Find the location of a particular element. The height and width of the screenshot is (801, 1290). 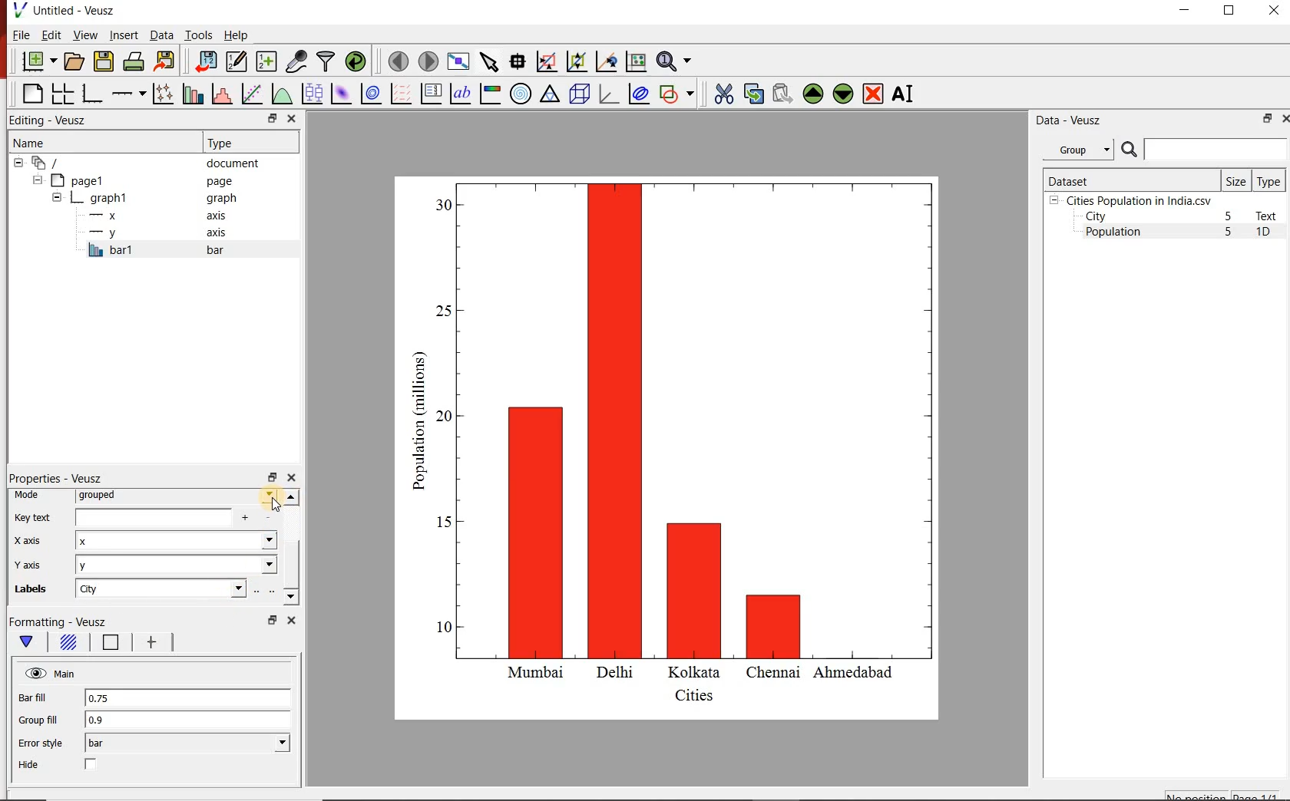

3d scene is located at coordinates (578, 93).